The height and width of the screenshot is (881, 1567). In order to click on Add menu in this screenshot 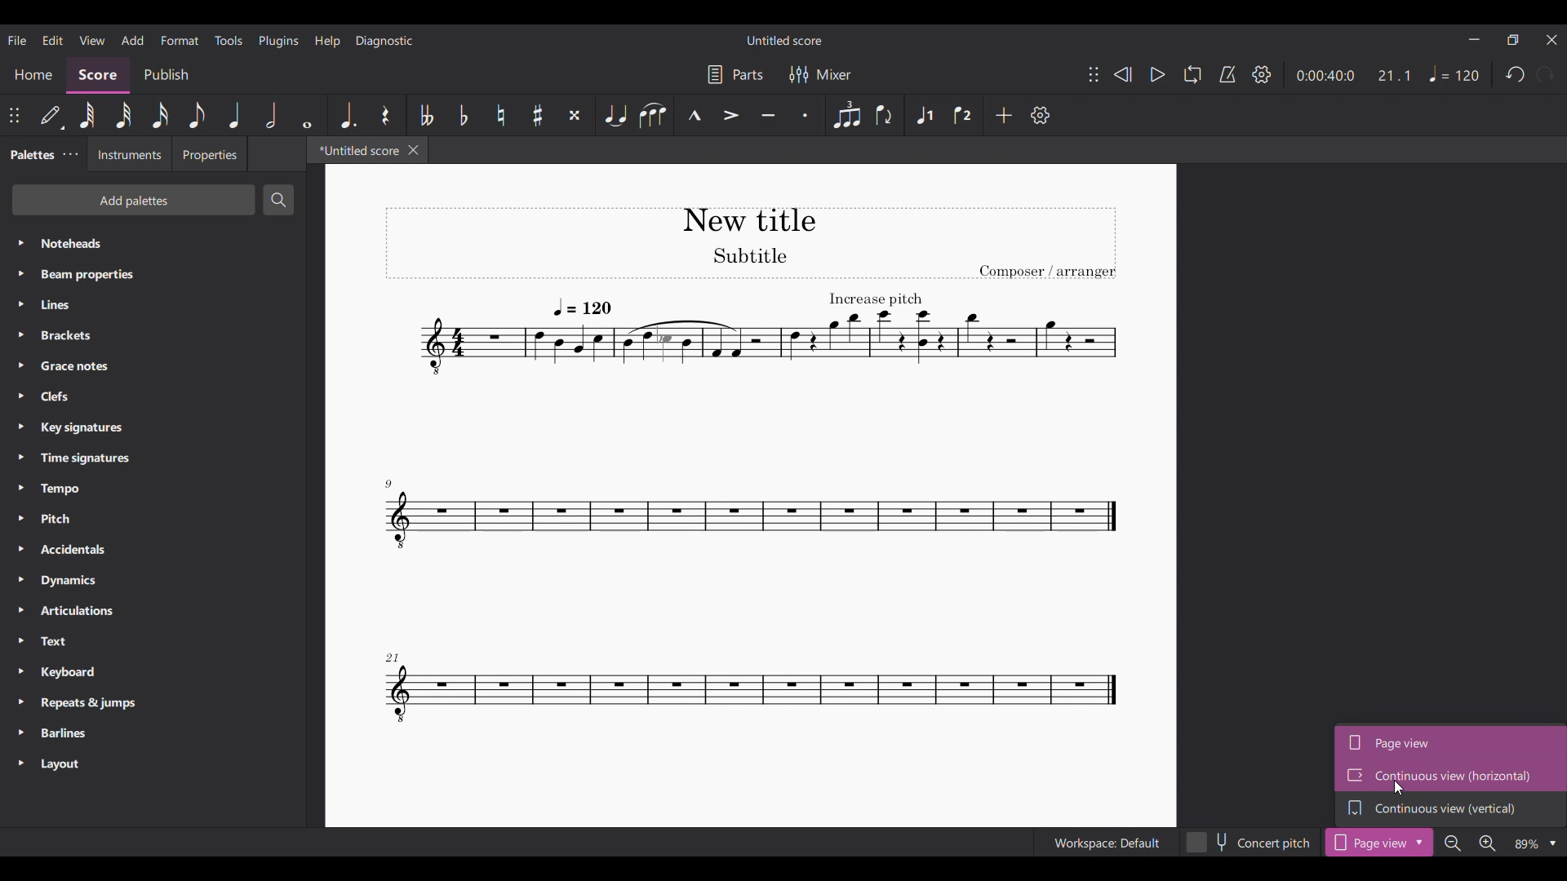, I will do `click(131, 39)`.